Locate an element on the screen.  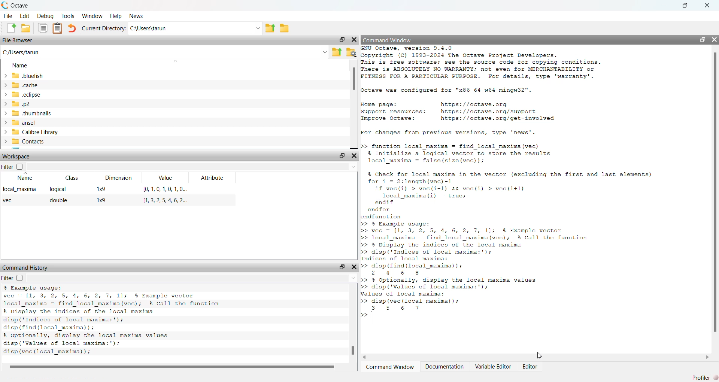
.thumbnails is located at coordinates (31, 113).